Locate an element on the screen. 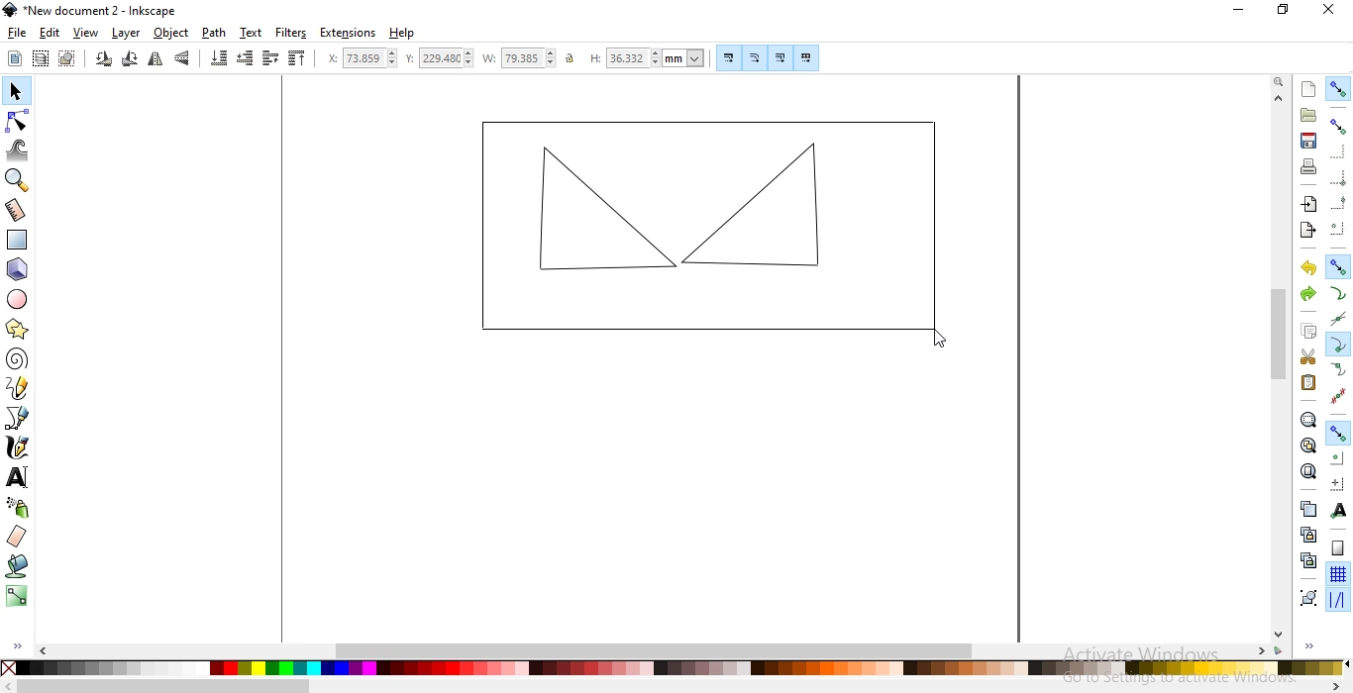 Image resolution: width=1353 pixels, height=693 pixels. cursor is located at coordinates (939, 339).